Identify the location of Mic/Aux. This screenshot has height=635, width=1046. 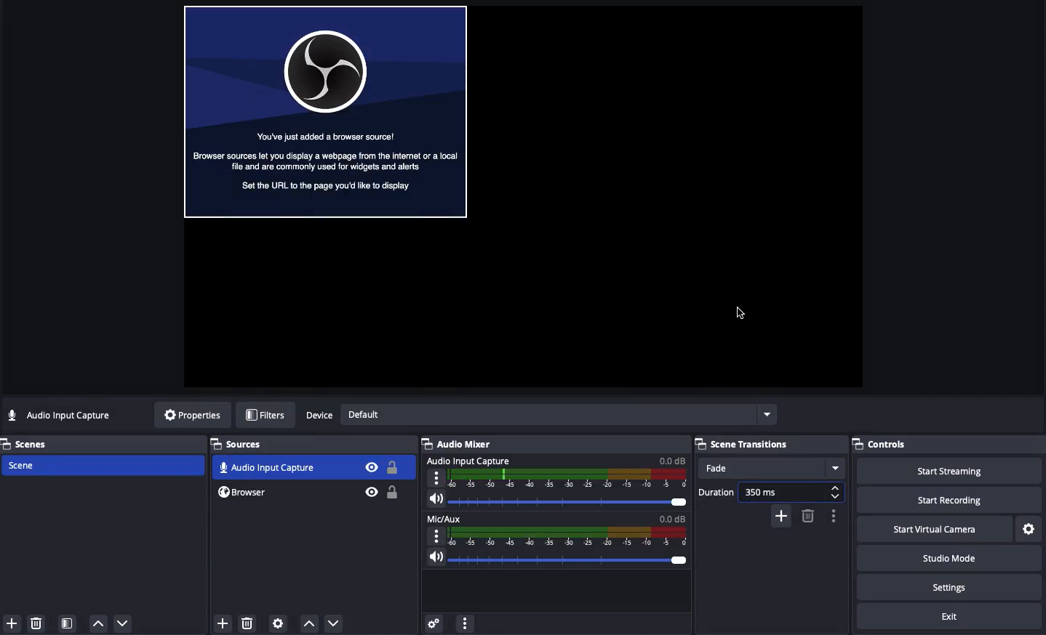
(557, 538).